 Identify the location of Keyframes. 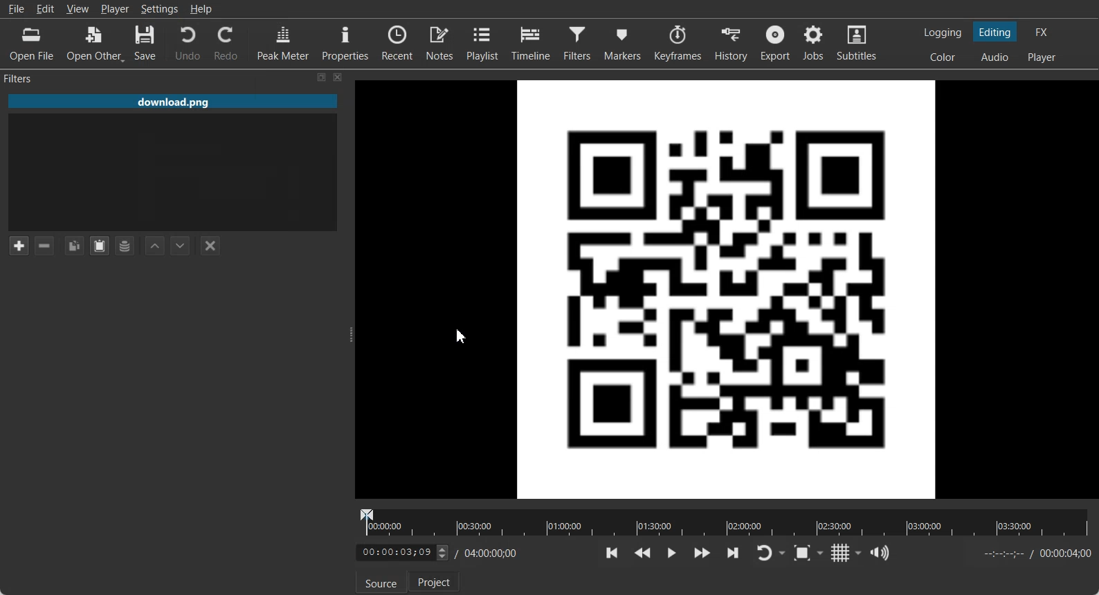
(677, 43).